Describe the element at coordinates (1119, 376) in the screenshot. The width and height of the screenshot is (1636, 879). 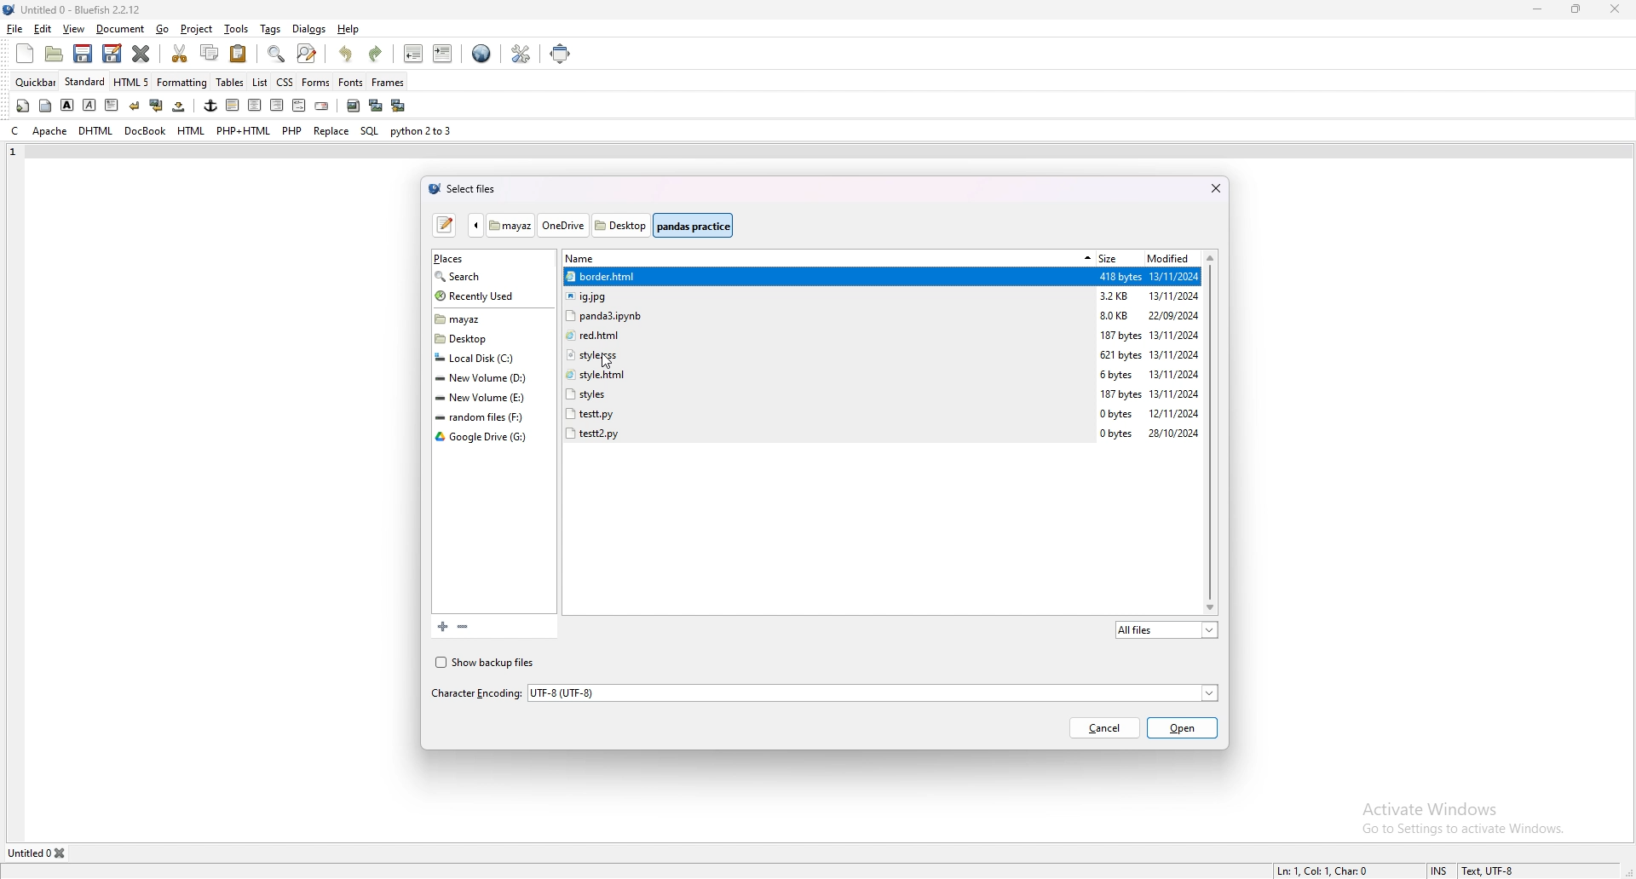
I see `6 bytes` at that location.